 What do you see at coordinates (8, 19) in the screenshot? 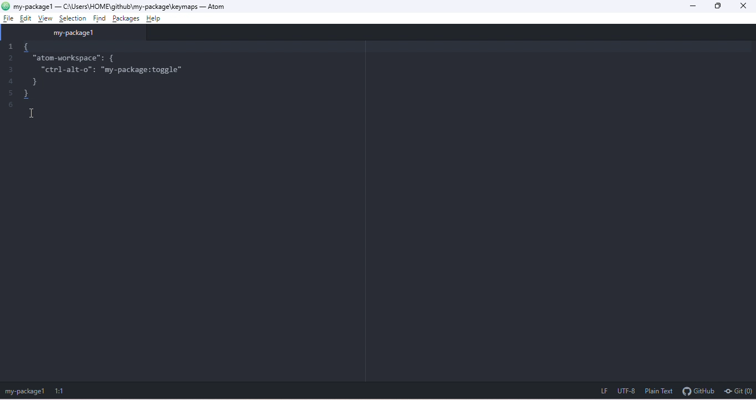
I see `file` at bounding box center [8, 19].